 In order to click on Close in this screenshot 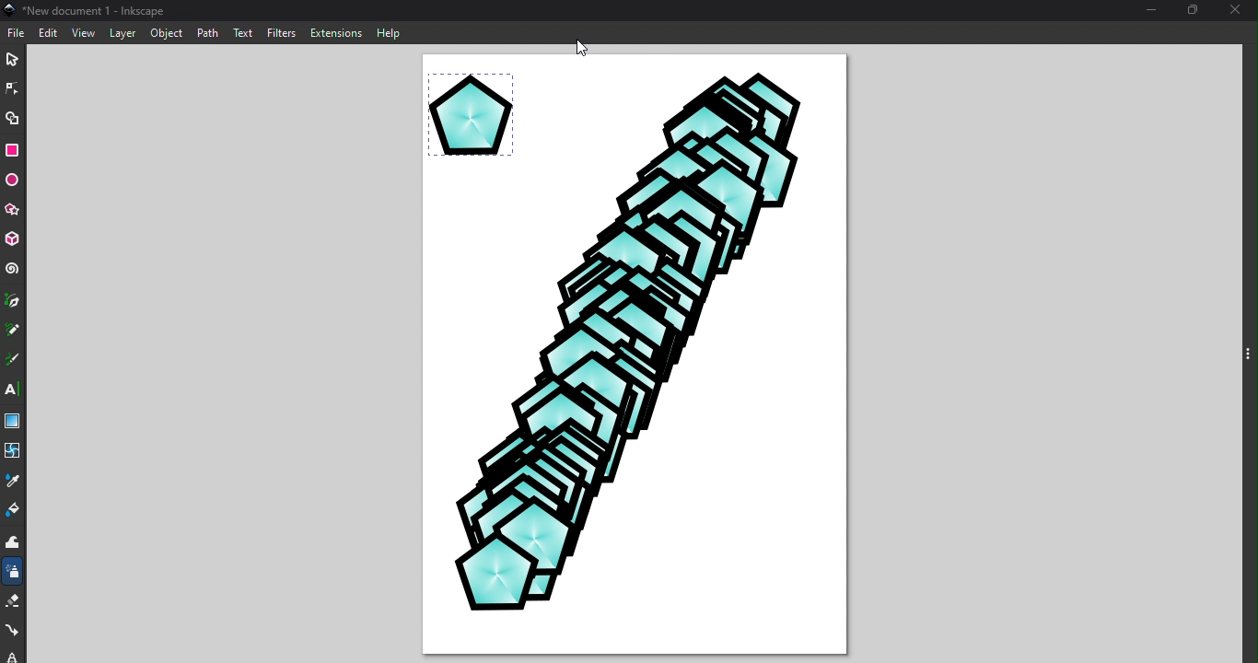, I will do `click(1239, 10)`.